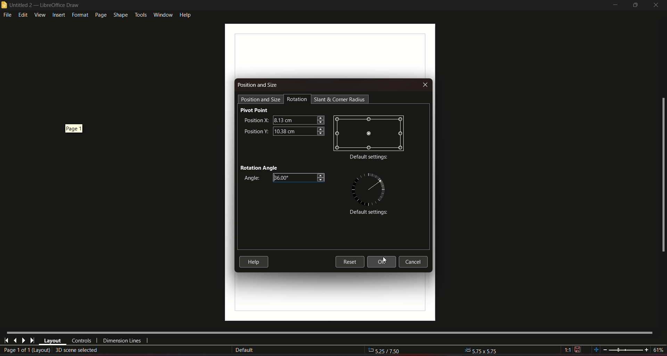  I want to click on minimize, so click(614, 5).